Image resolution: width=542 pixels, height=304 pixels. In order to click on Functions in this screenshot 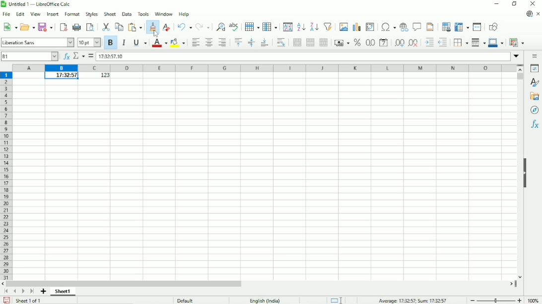, I will do `click(534, 125)`.